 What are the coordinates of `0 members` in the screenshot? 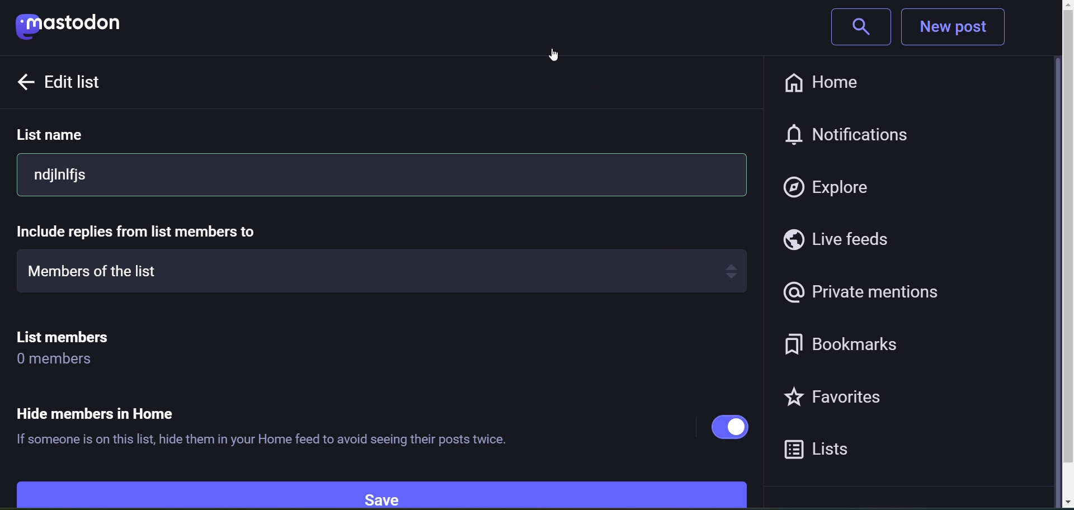 It's located at (62, 362).